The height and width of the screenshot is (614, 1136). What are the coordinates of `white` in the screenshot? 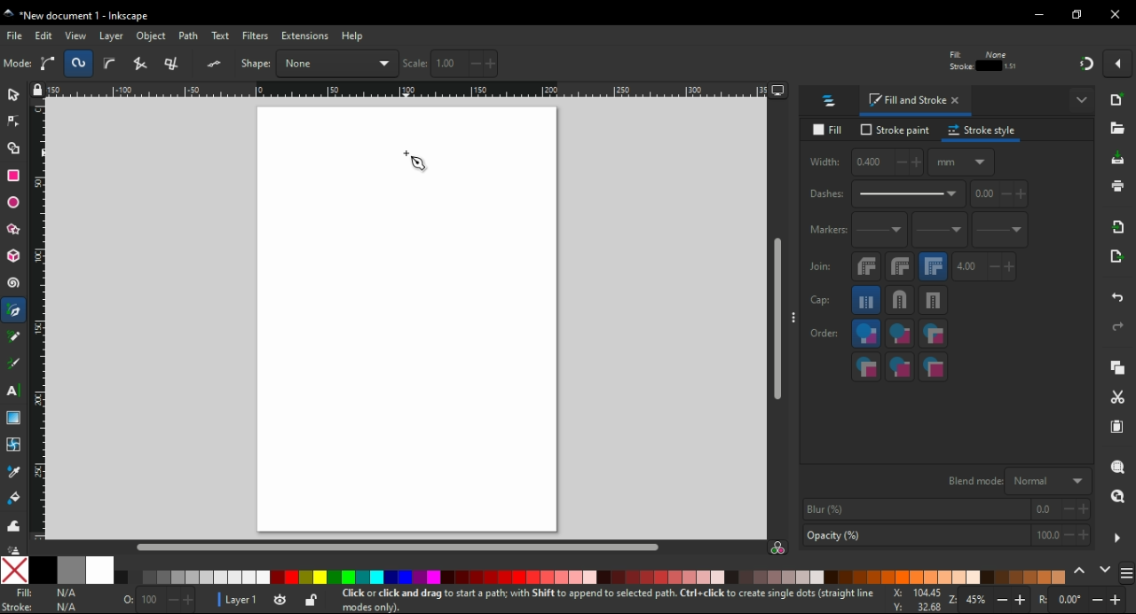 It's located at (100, 570).